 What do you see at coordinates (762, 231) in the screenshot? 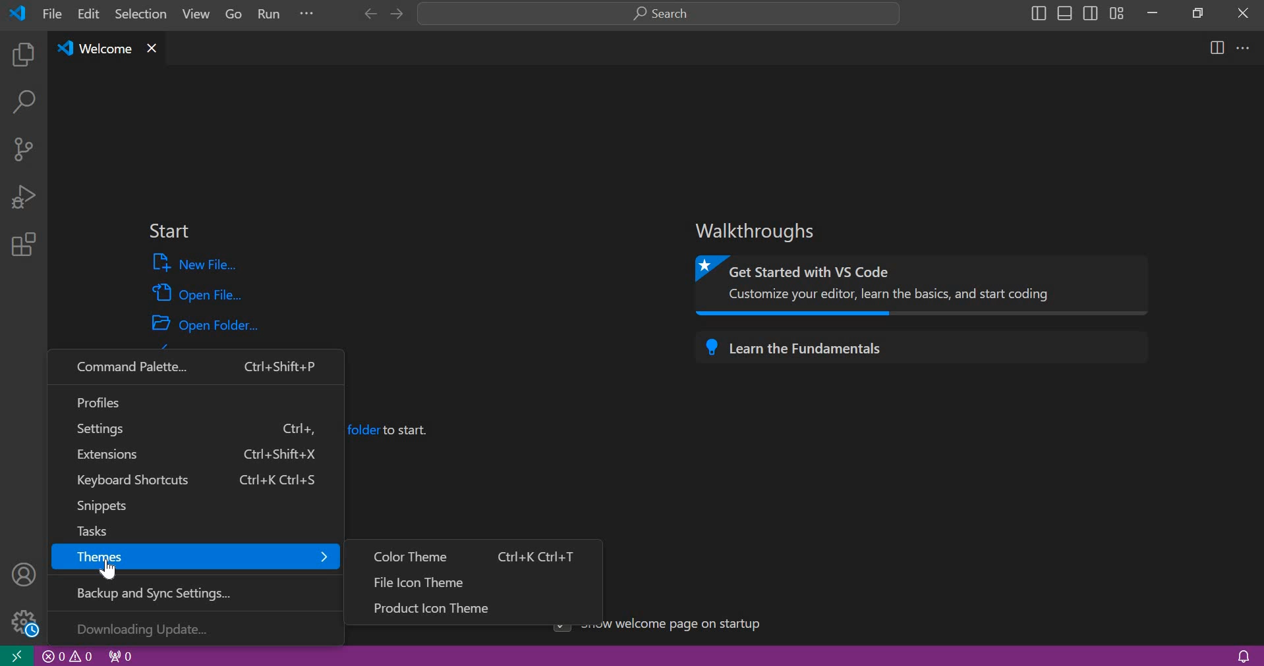
I see `walkthroughs` at bounding box center [762, 231].